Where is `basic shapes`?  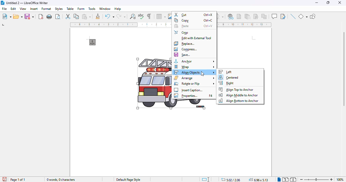
basic shapes is located at coordinates (303, 16).